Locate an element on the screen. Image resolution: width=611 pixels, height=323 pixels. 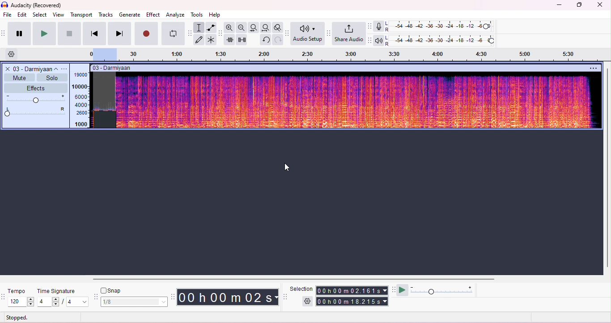
analyze is located at coordinates (175, 15).